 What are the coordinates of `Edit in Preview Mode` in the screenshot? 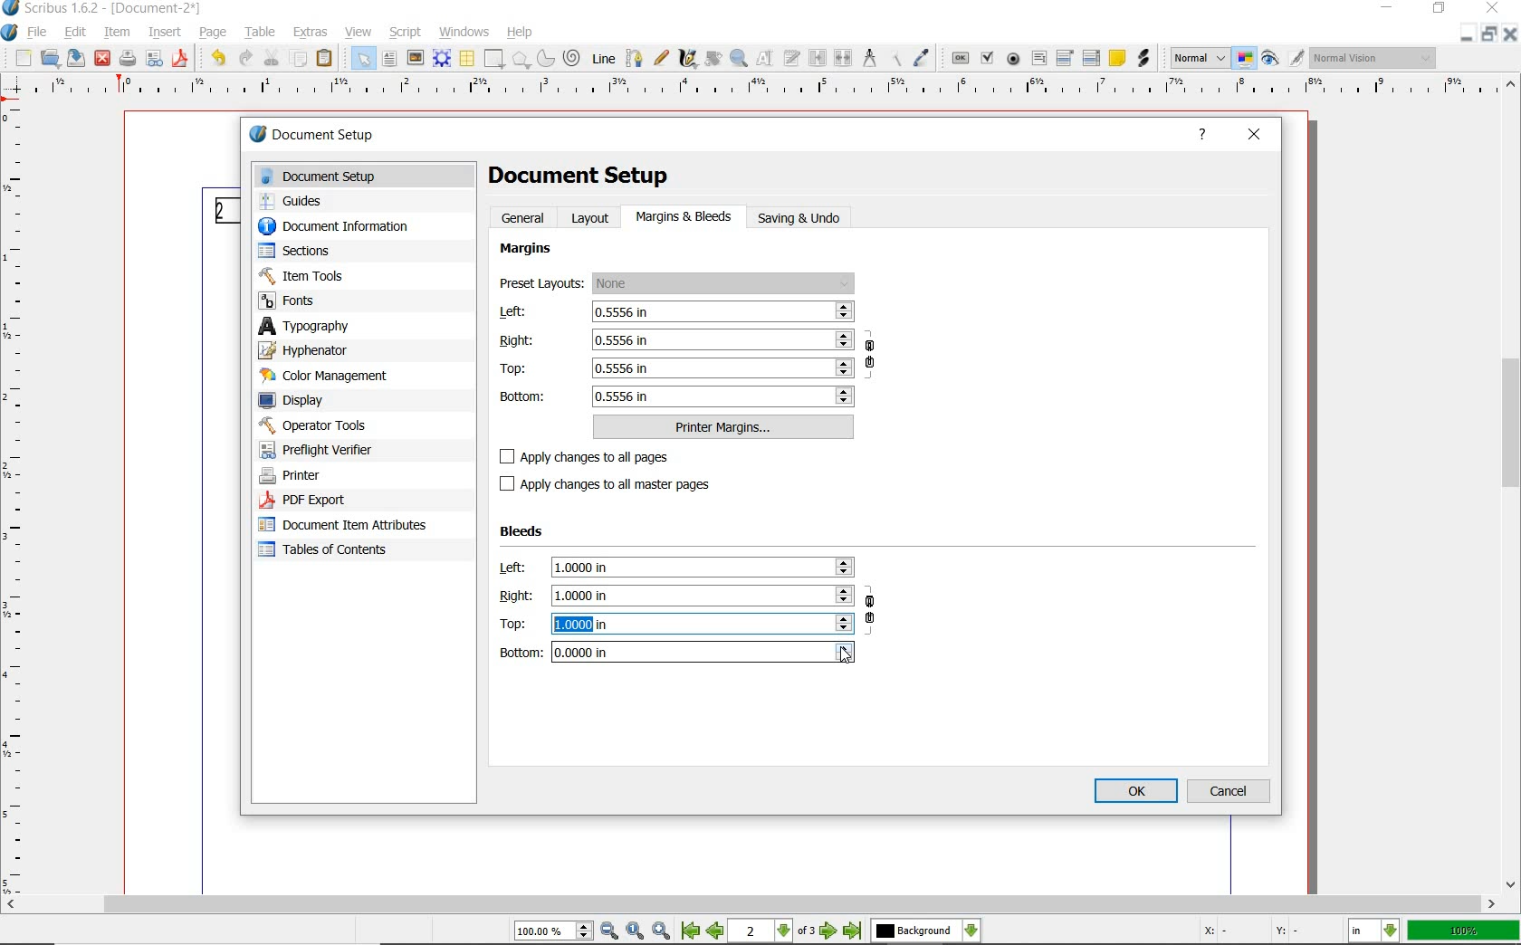 It's located at (1296, 61).